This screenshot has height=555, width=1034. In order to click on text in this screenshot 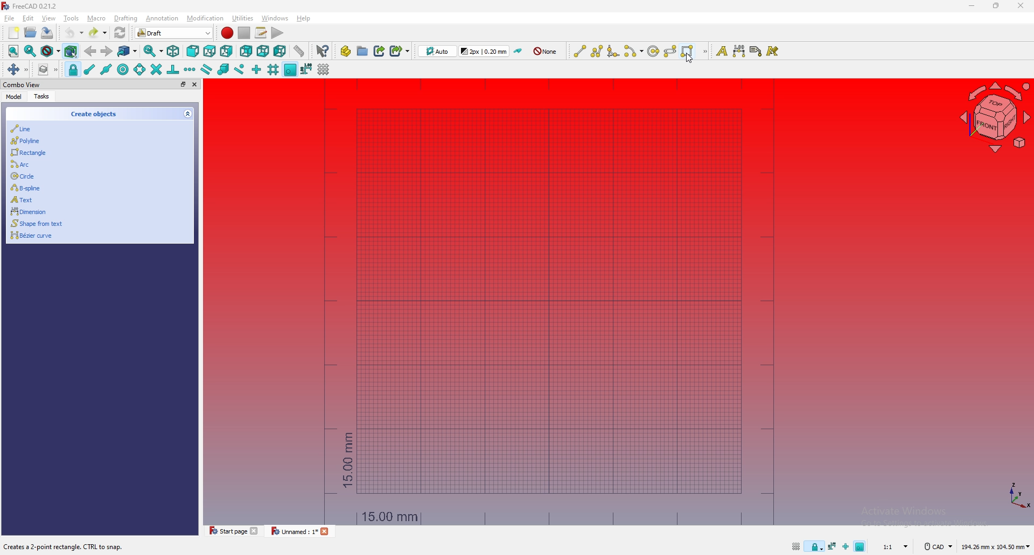, I will do `click(94, 199)`.